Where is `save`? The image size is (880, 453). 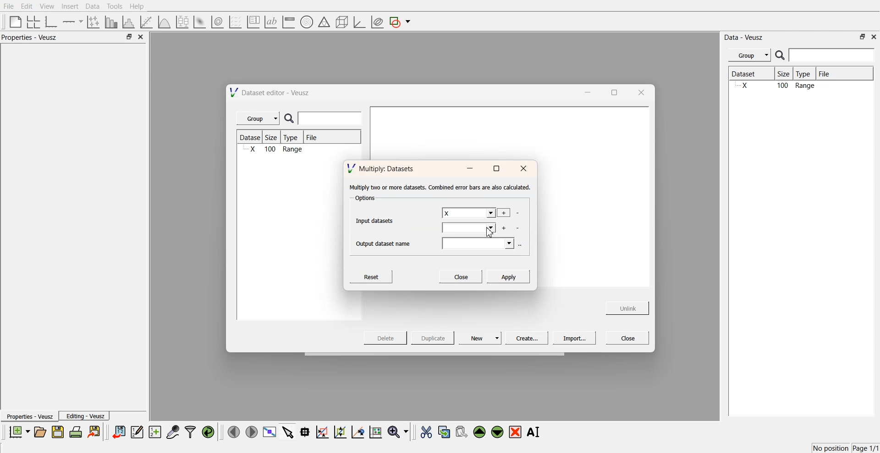
save is located at coordinates (59, 432).